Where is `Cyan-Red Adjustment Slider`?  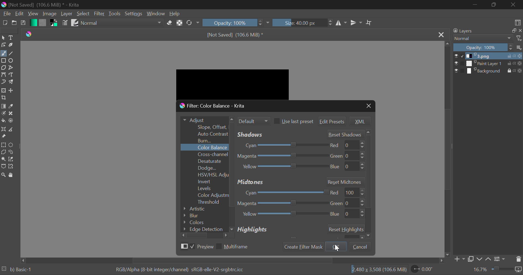
Cyan-Red Adjustment Slider is located at coordinates (283, 192).